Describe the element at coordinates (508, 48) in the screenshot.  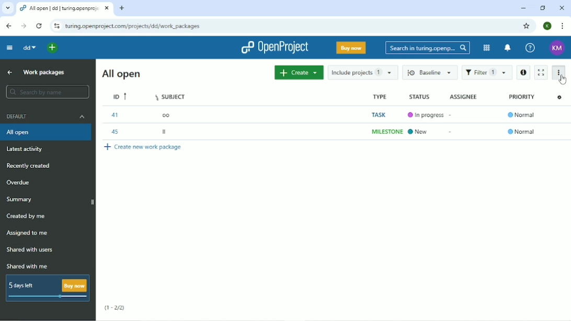
I see `notification` at that location.